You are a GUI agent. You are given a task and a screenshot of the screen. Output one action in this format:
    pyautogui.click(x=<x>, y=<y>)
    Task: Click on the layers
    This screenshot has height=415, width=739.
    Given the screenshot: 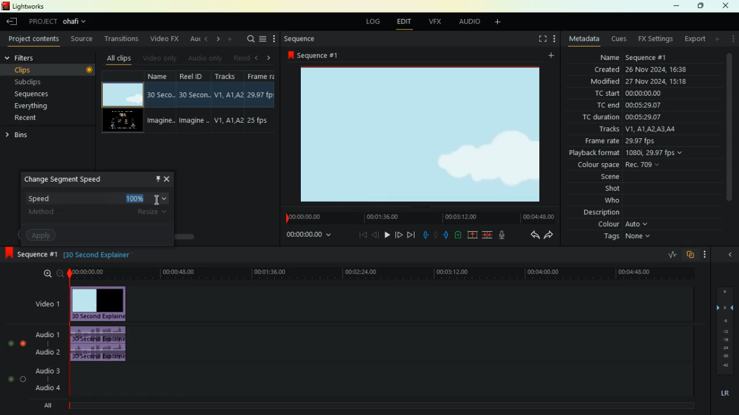 What is the action you would take?
    pyautogui.click(x=723, y=330)
    